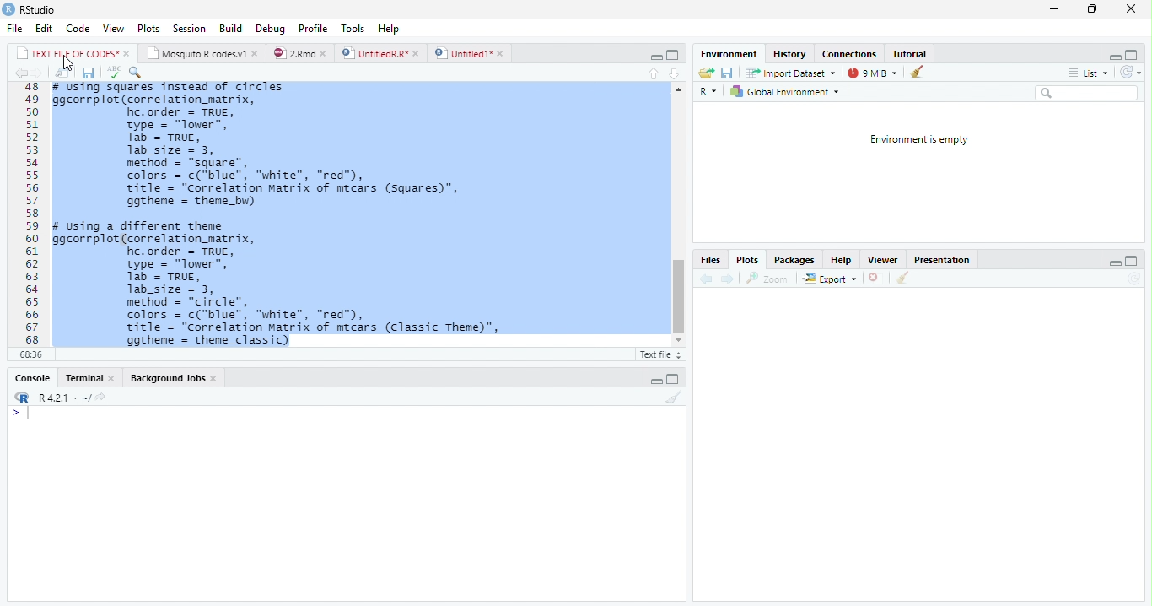  Describe the element at coordinates (114, 73) in the screenshot. I see `spelling` at that location.